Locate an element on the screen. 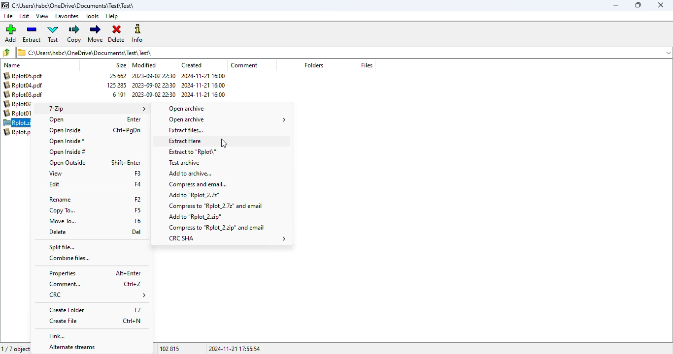  2024-11-21 17:55:54 is located at coordinates (234, 349).